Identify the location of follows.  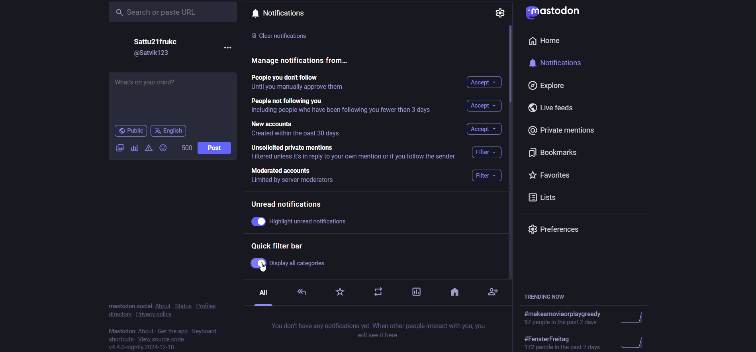
(496, 290).